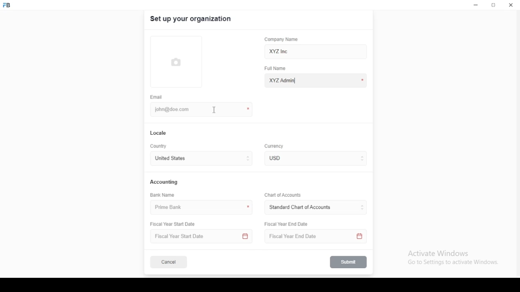 The height and width of the screenshot is (292, 520). What do you see at coordinates (494, 6) in the screenshot?
I see `restore` at bounding box center [494, 6].